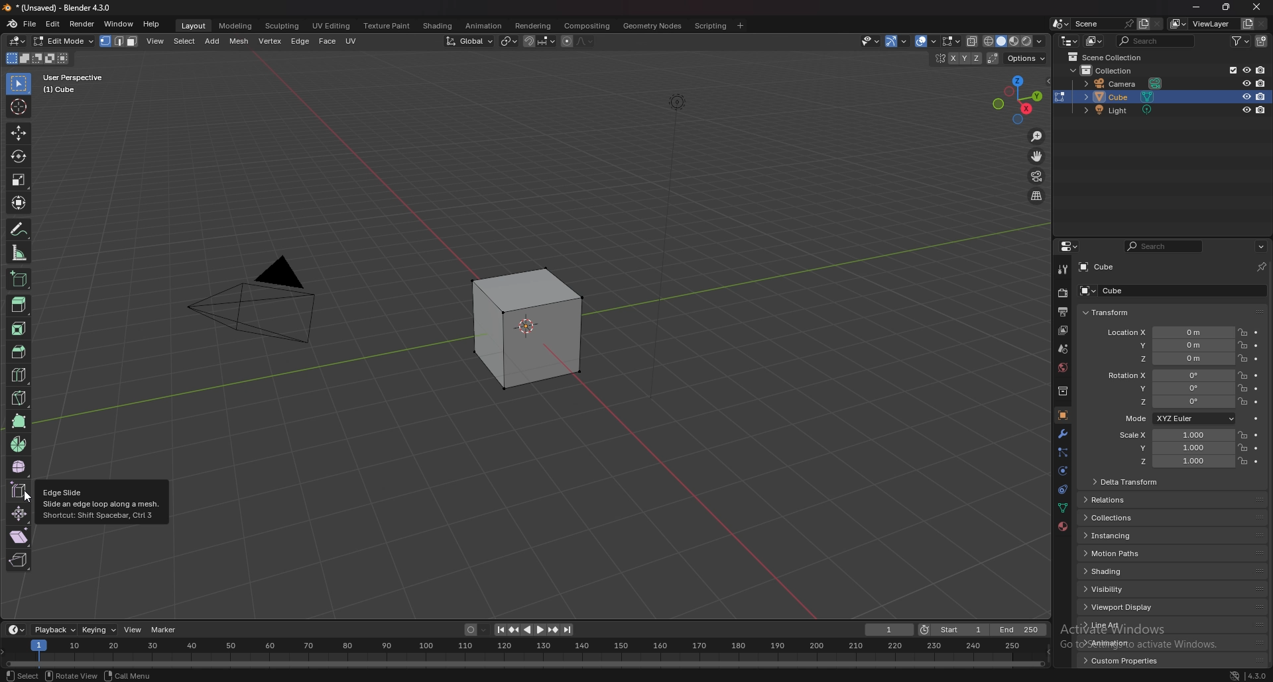 The width and height of the screenshot is (1273, 682). I want to click on viewlayer, so click(1201, 24).